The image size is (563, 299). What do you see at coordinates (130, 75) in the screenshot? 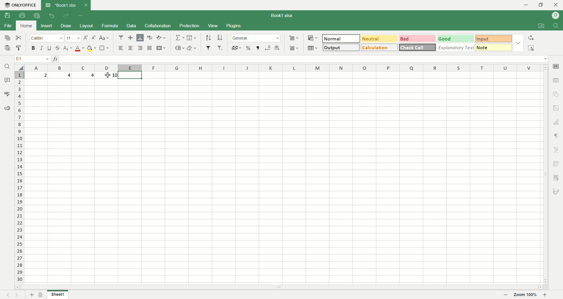
I see `cell selected` at bounding box center [130, 75].